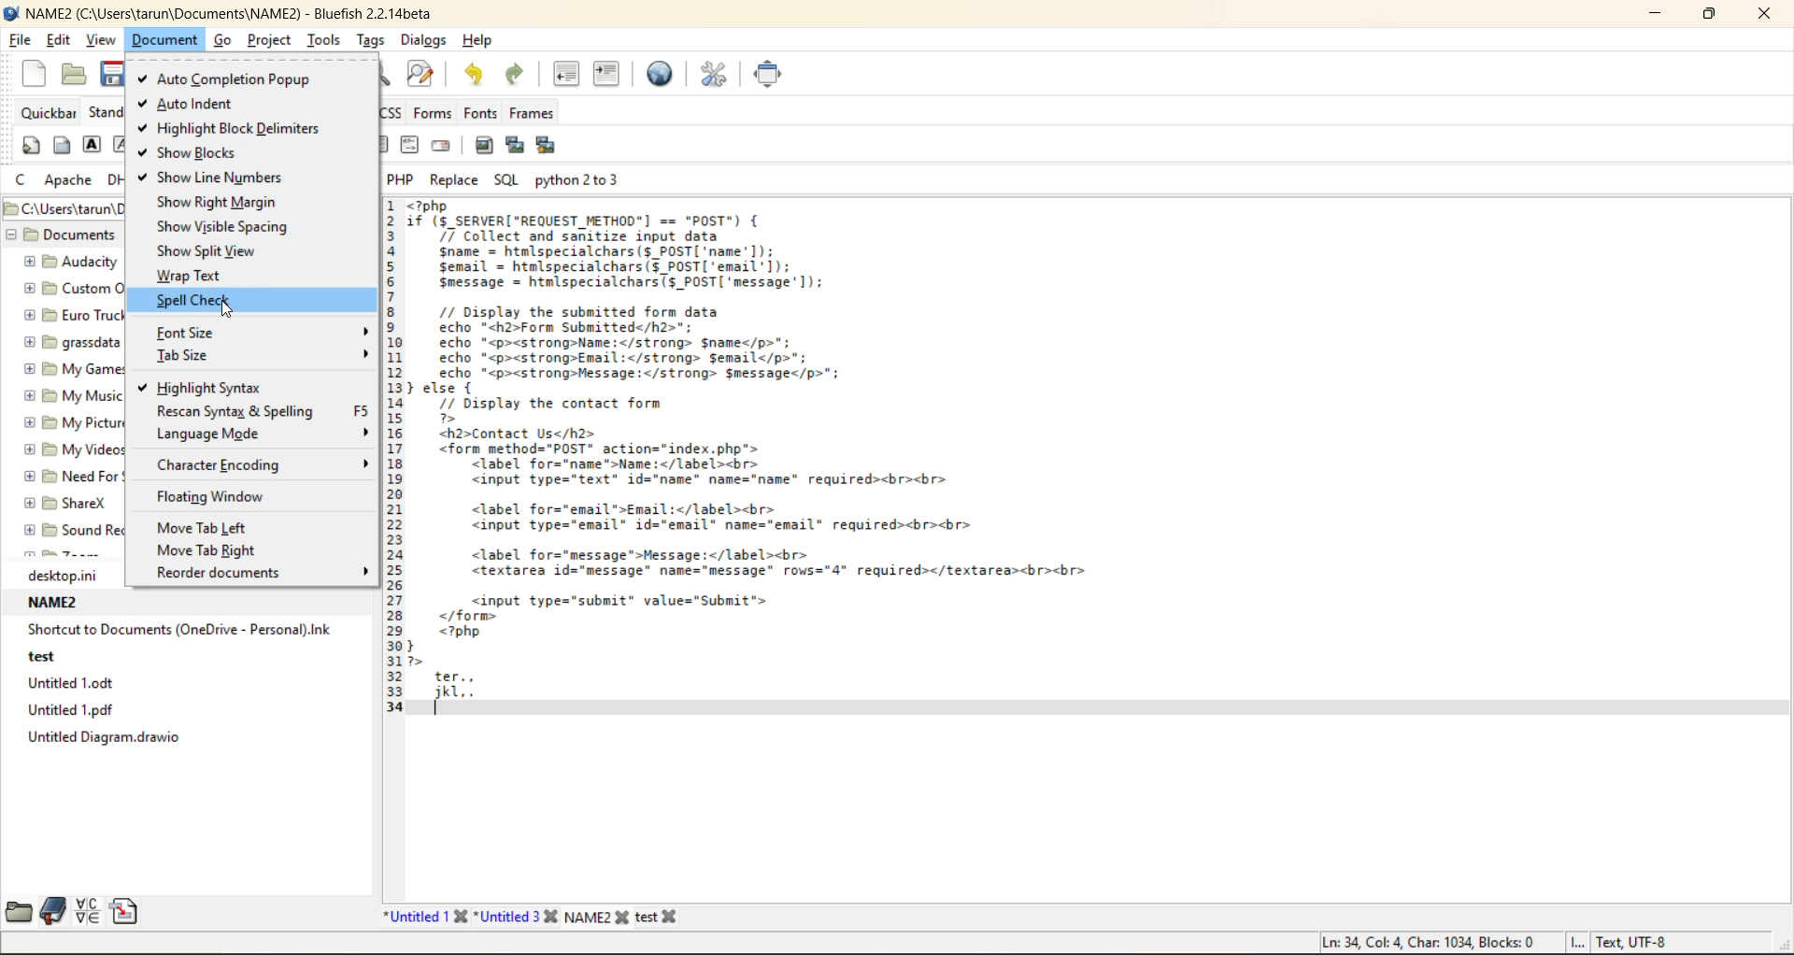  I want to click on email, so click(438, 148).